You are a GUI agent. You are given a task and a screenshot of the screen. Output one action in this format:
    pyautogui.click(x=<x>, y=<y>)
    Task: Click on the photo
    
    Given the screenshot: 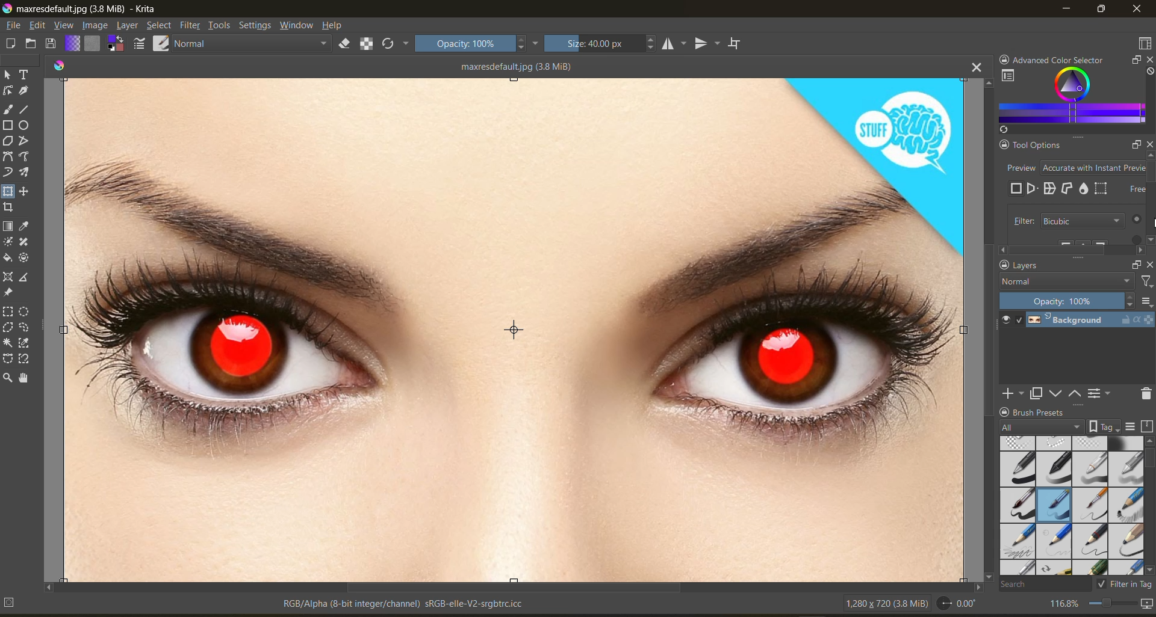 What is the action you would take?
    pyautogui.click(x=516, y=326)
    